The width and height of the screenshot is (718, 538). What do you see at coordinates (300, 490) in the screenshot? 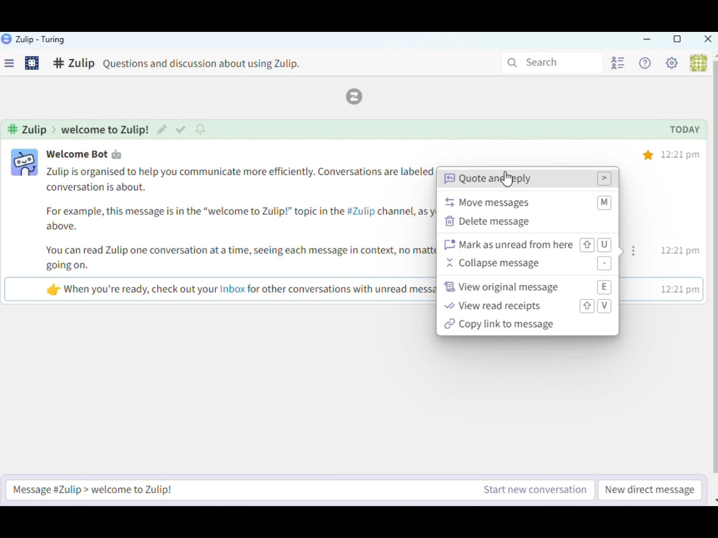
I see `Message Zulip Start New Conversation` at bounding box center [300, 490].